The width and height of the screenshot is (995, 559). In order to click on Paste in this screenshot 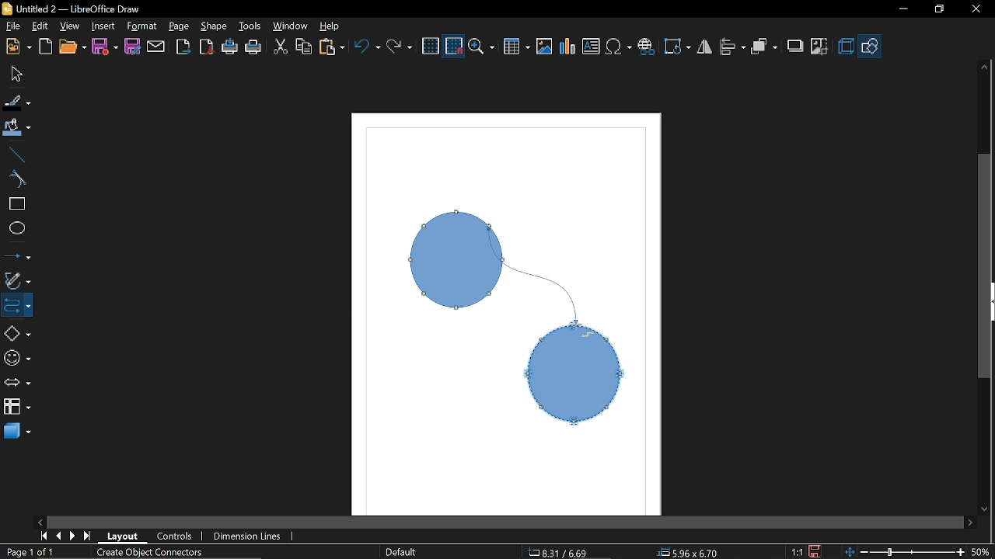, I will do `click(332, 46)`.